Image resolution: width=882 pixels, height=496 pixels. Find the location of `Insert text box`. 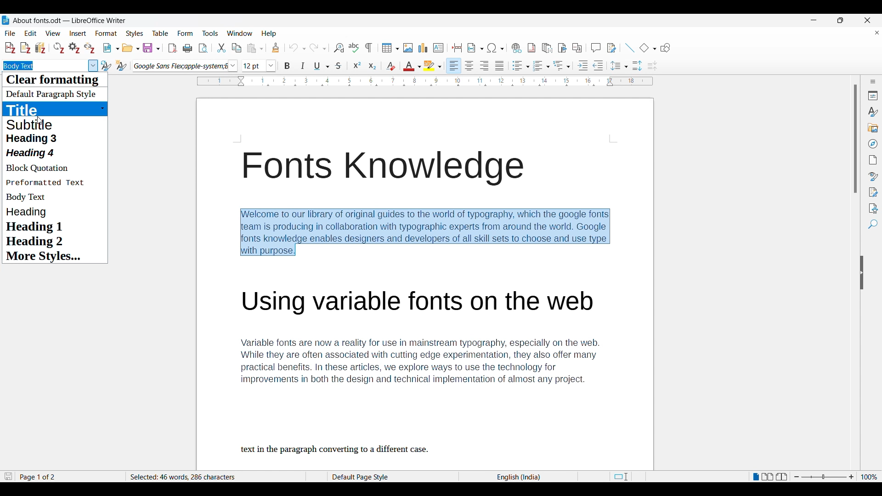

Insert text box is located at coordinates (438, 48).